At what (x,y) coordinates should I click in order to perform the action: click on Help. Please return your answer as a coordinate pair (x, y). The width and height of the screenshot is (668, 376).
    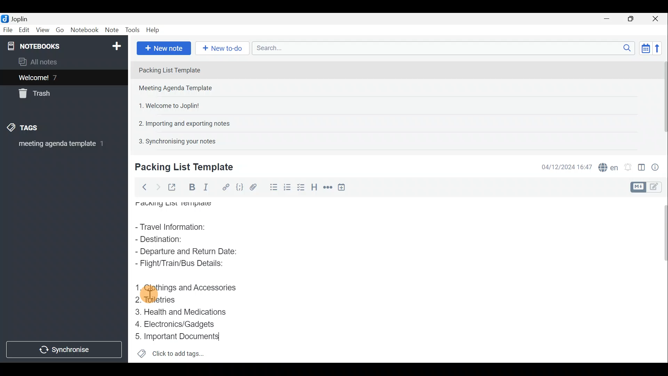
    Looking at the image, I should click on (154, 31).